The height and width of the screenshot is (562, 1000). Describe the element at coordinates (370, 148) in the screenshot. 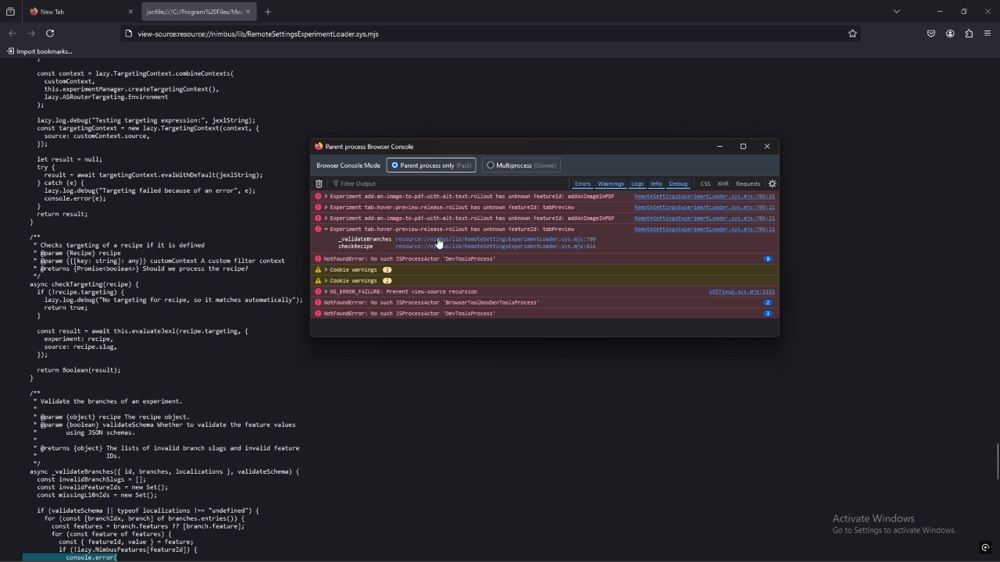

I see `console` at that location.